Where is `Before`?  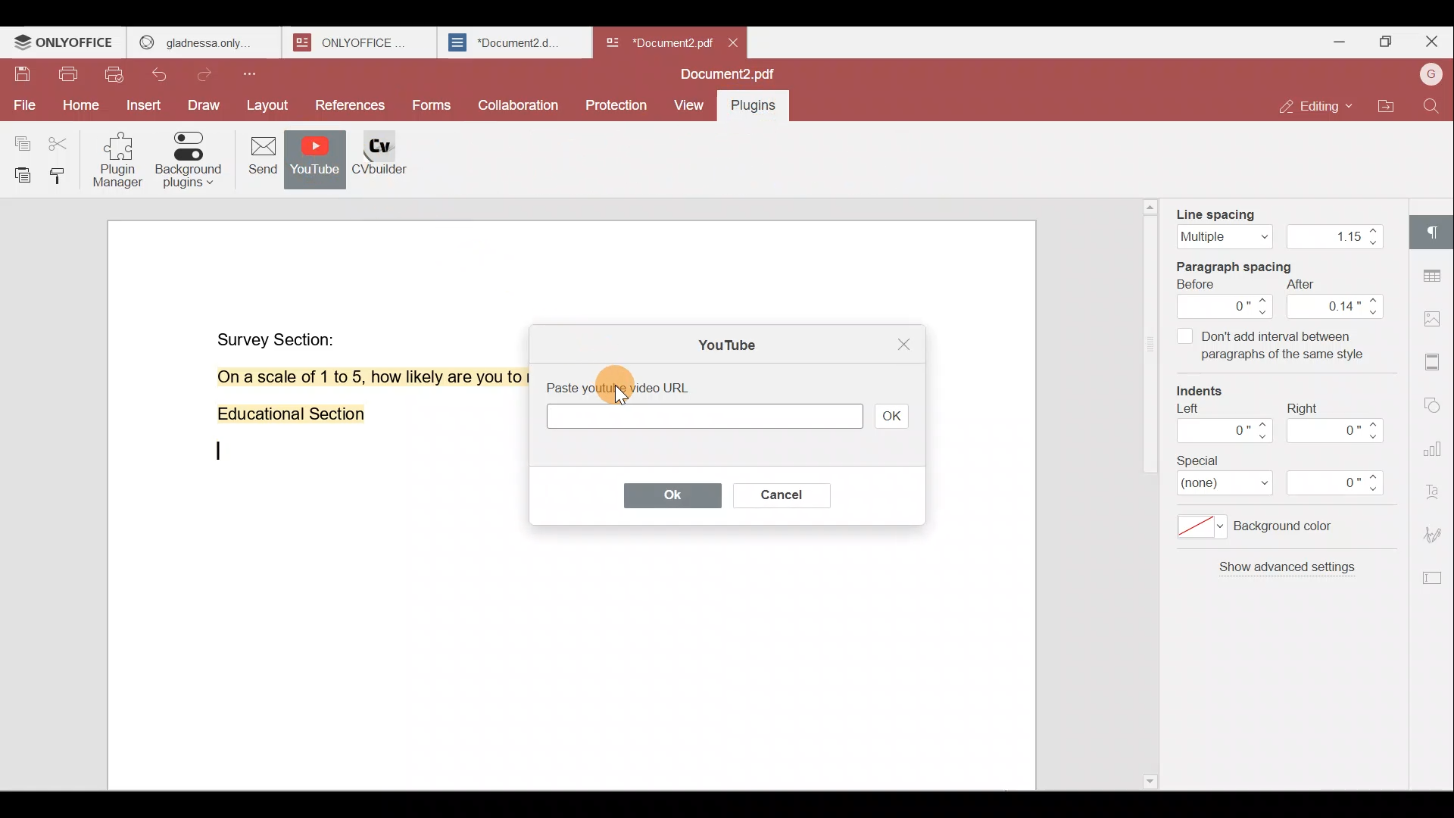 Before is located at coordinates (1226, 299).